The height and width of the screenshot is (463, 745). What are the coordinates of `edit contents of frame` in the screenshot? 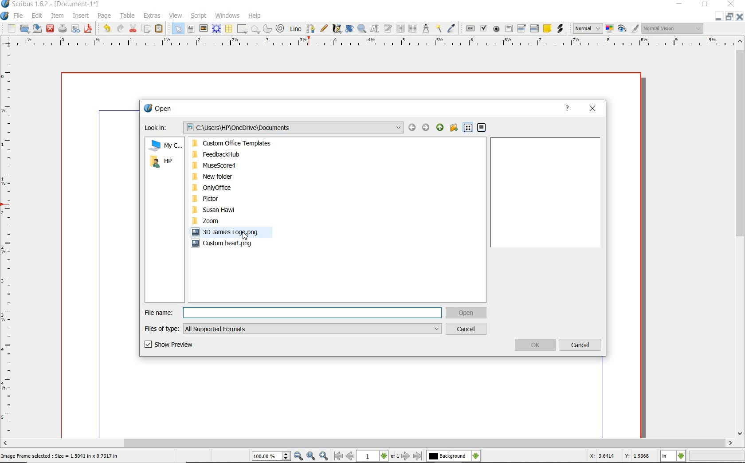 It's located at (375, 29).